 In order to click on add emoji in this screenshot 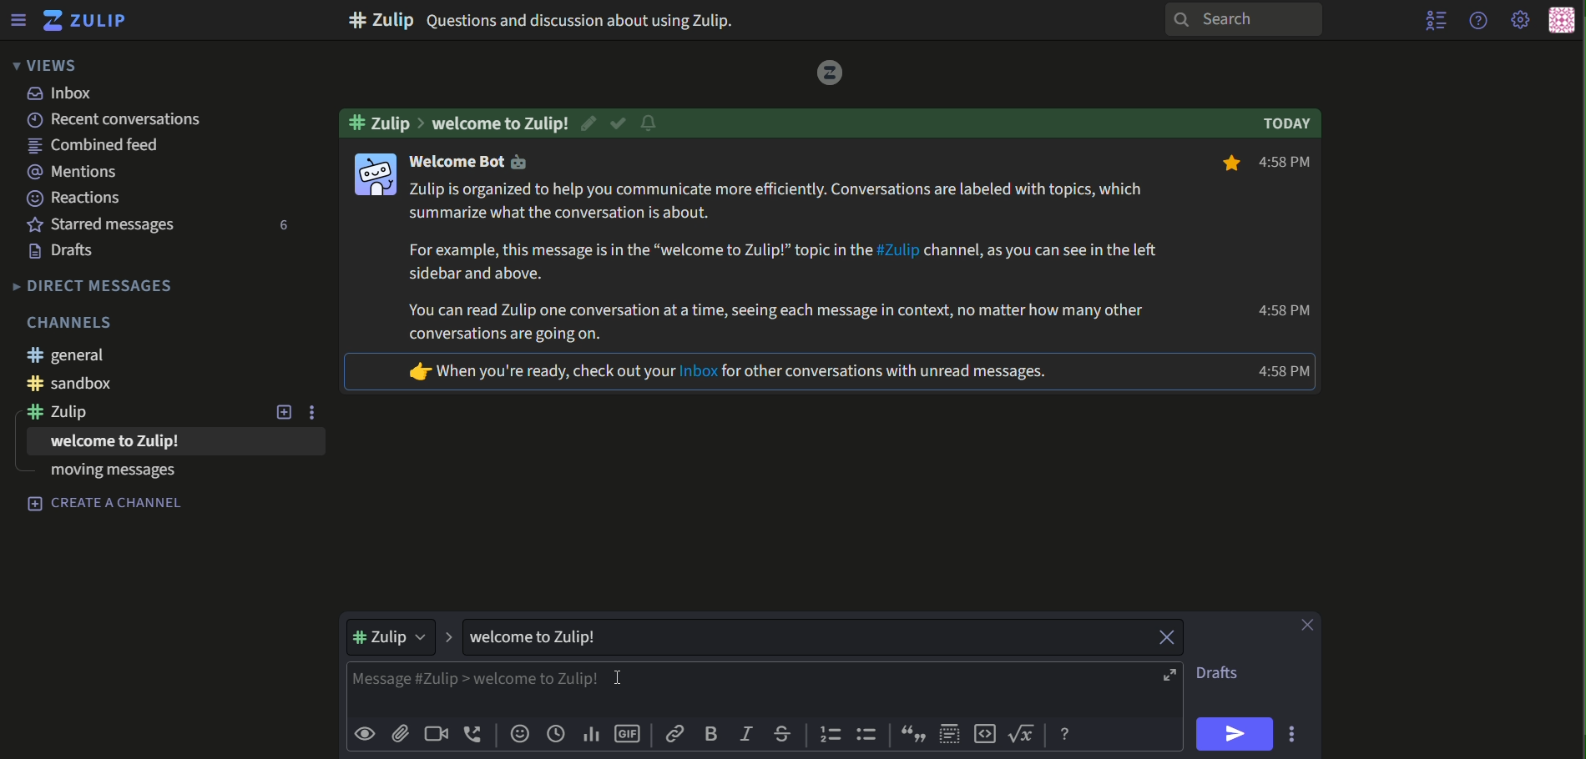, I will do `click(518, 735)`.